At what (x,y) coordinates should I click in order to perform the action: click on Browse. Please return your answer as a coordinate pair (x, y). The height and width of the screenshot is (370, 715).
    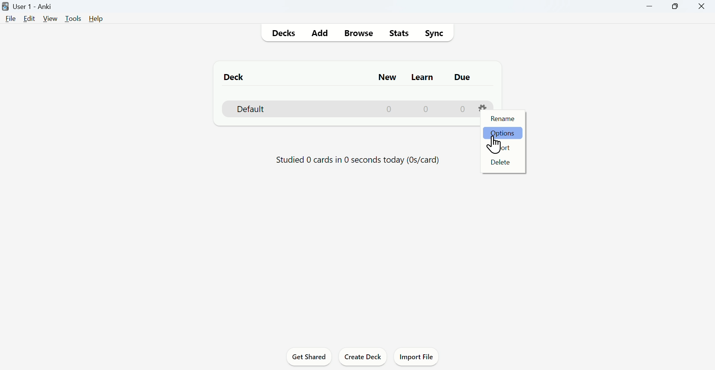
    Looking at the image, I should click on (358, 33).